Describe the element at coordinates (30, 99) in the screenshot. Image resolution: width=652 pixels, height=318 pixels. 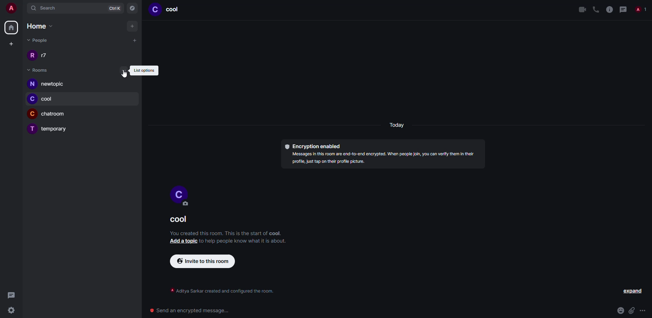
I see `profile` at that location.